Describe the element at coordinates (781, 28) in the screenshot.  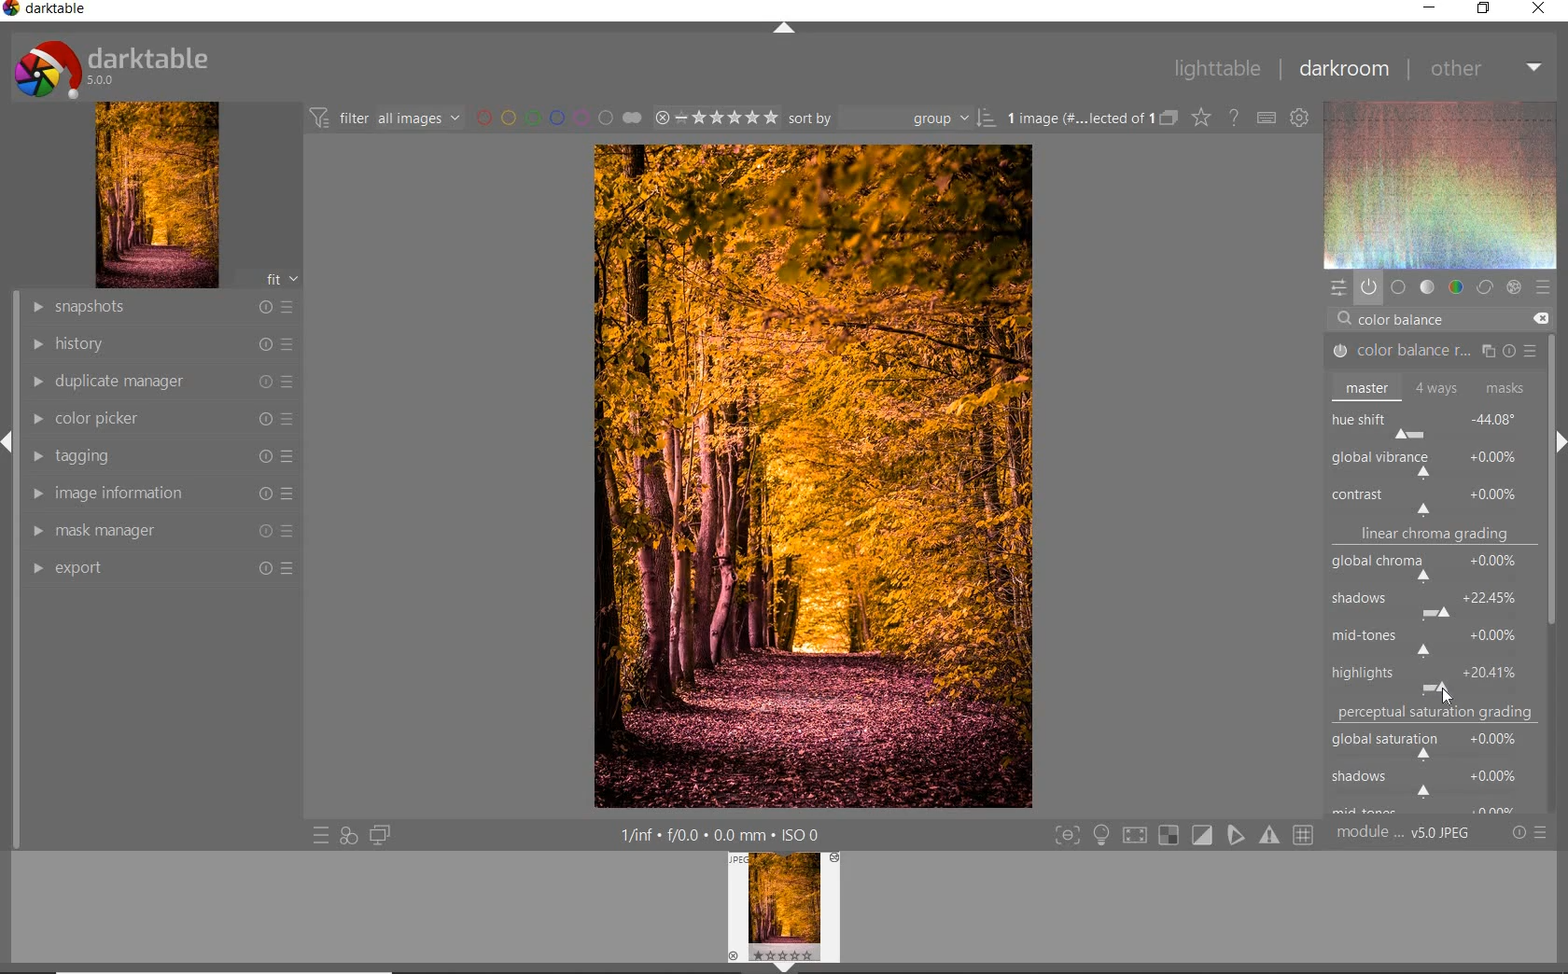
I see `expand/collapse` at that location.